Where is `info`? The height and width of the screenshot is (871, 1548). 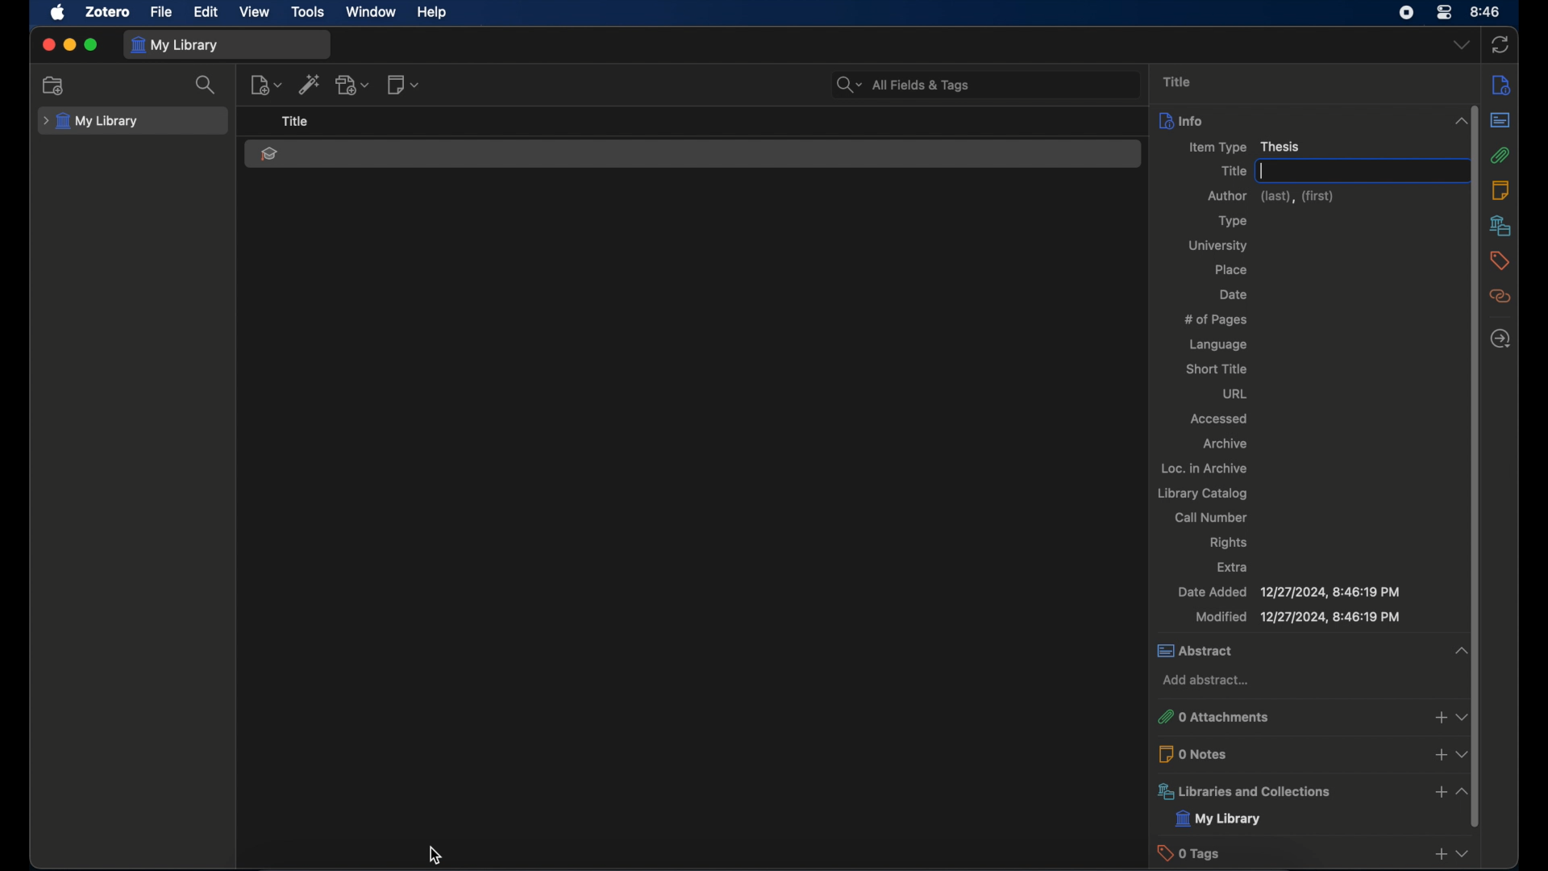 info is located at coordinates (1293, 119).